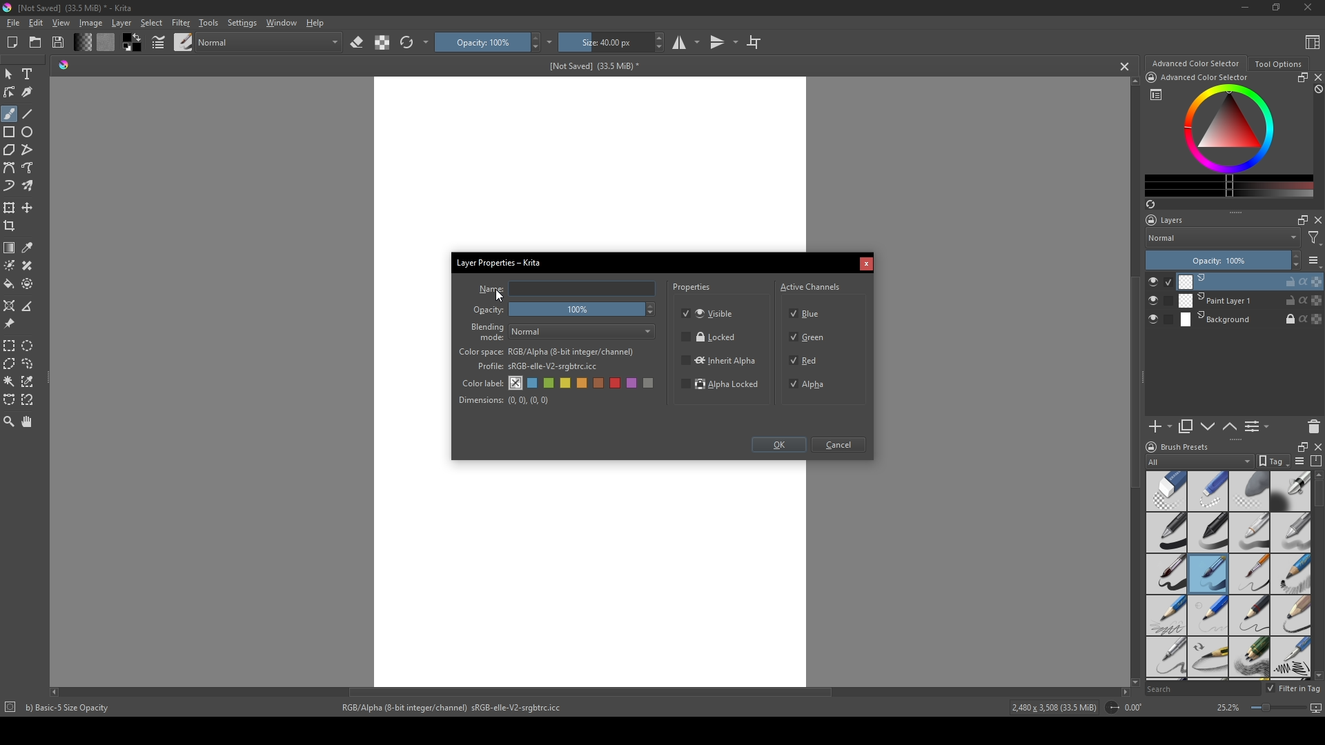 This screenshot has width=1325, height=745. I want to click on lasso, so click(29, 364).